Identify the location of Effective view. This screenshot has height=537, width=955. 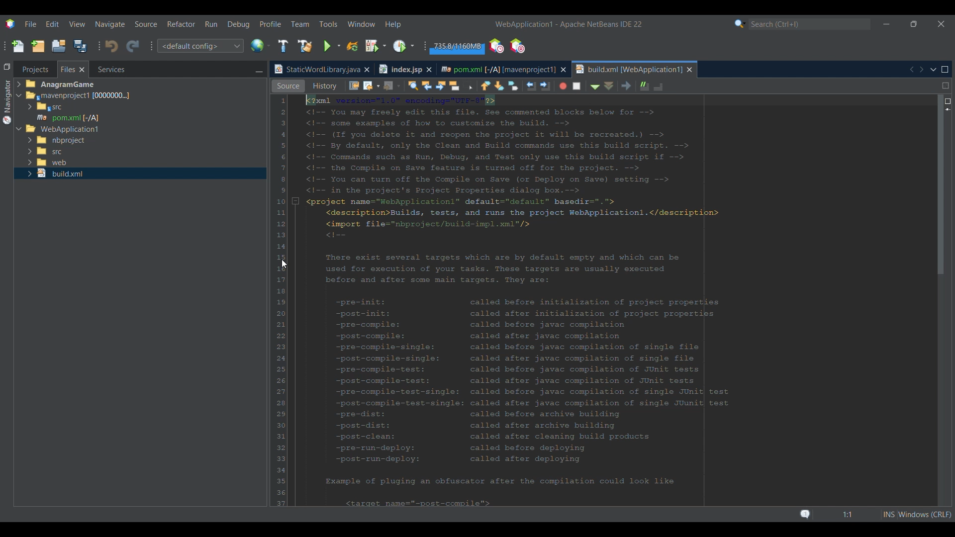
(371, 86).